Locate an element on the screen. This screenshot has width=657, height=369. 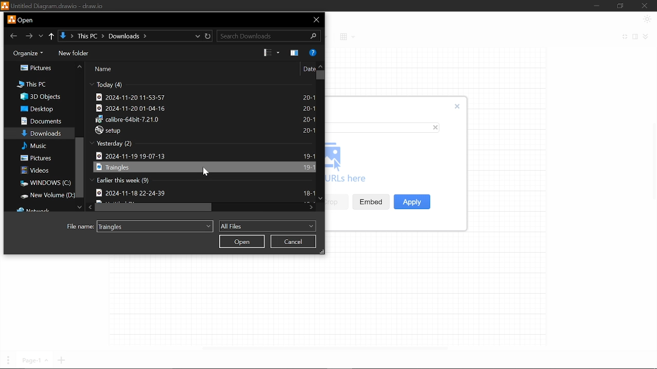
Restore down is located at coordinates (621, 6).